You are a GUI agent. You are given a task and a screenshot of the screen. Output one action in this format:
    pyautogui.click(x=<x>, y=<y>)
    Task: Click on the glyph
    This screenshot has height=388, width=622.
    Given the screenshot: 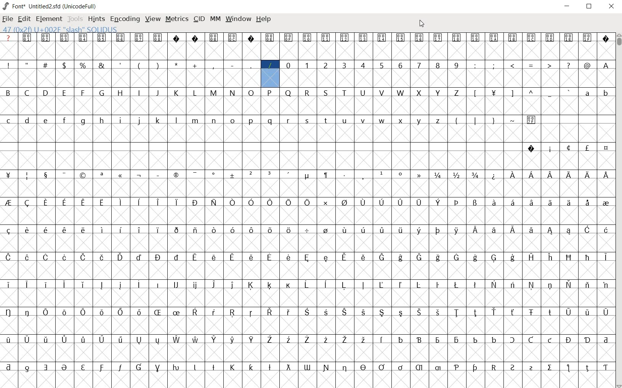 What is the action you would take?
    pyautogui.click(x=438, y=285)
    